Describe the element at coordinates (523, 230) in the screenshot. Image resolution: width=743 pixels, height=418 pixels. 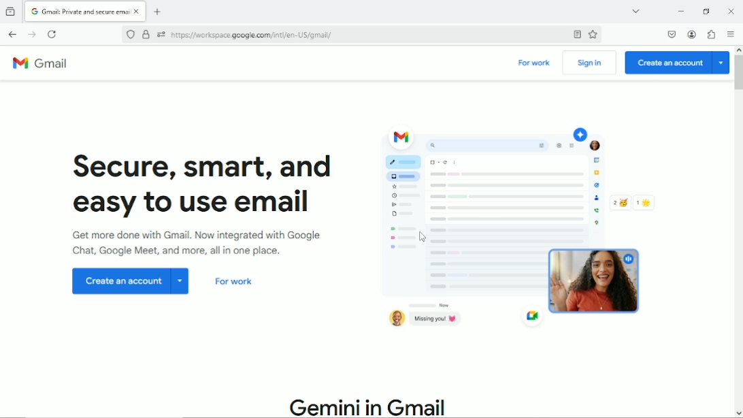
I see `Graphics` at that location.